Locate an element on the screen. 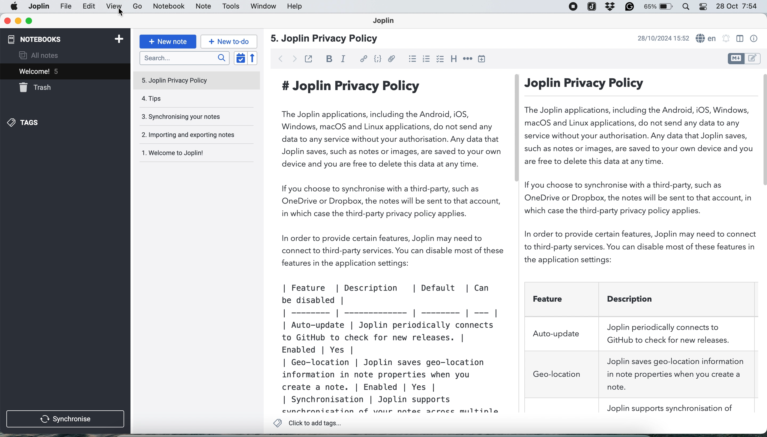 This screenshot has width=767, height=437. alarm is located at coordinates (726, 39).